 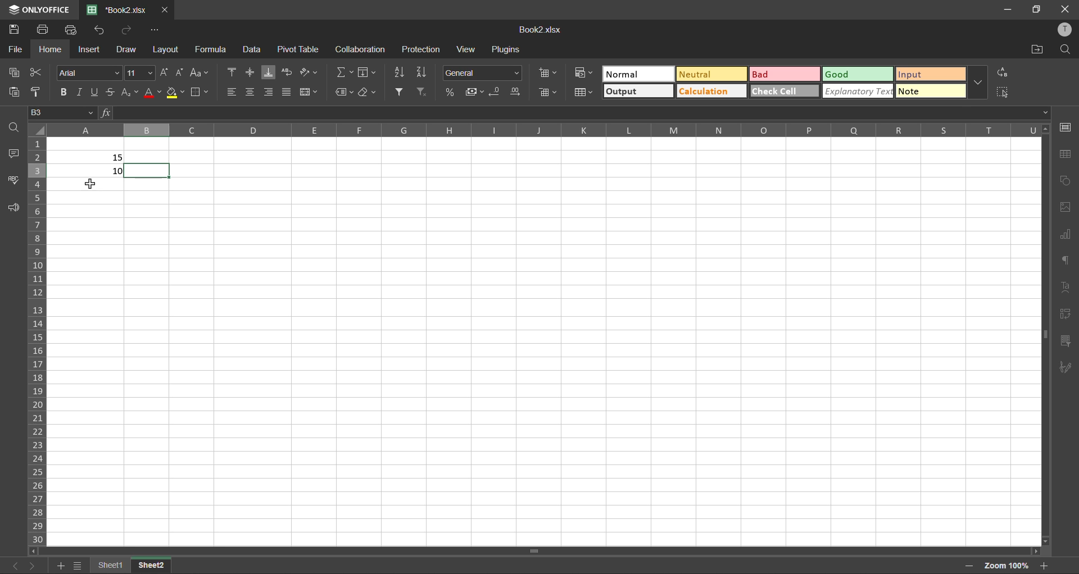 What do you see at coordinates (1066, 180) in the screenshot?
I see `shapes` at bounding box center [1066, 180].